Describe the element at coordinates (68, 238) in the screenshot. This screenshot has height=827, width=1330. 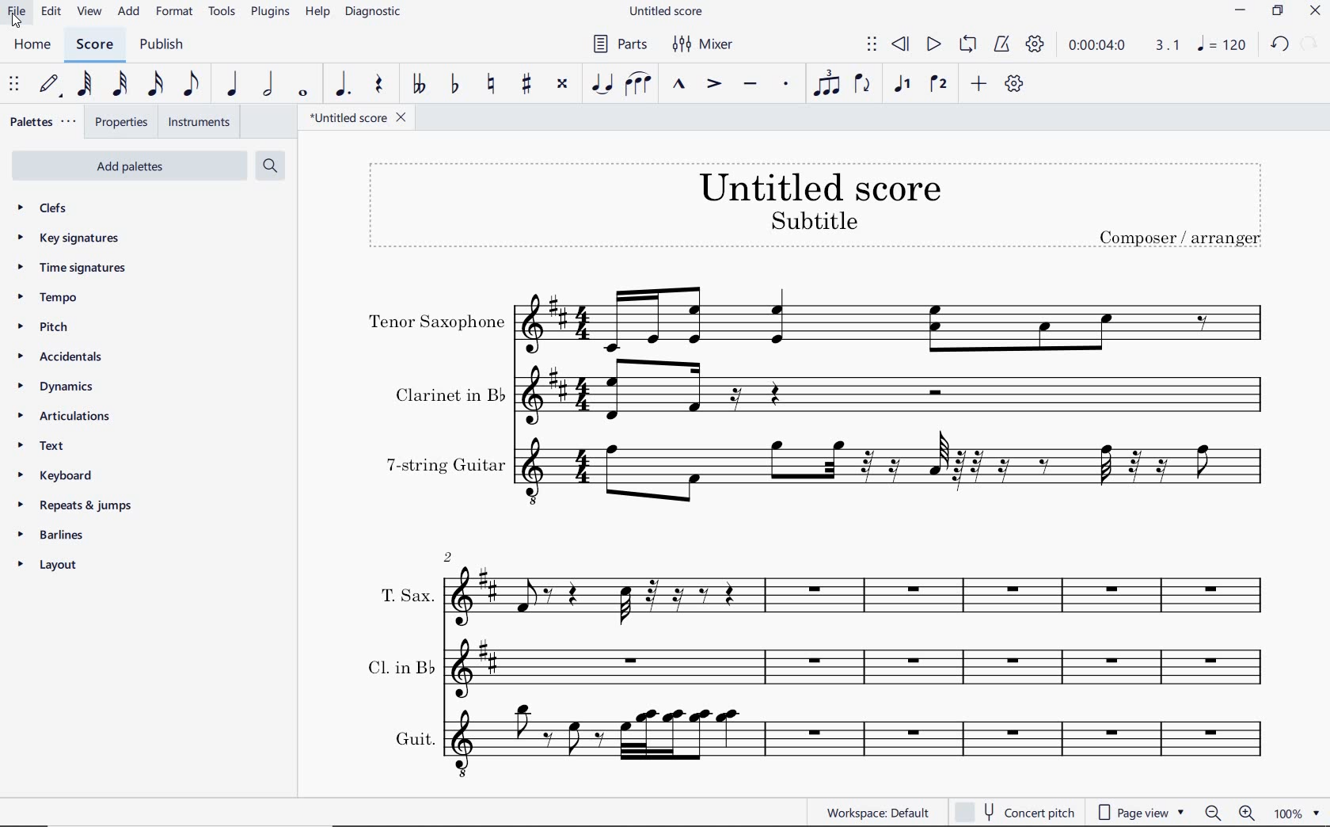
I see `key signatures` at that location.